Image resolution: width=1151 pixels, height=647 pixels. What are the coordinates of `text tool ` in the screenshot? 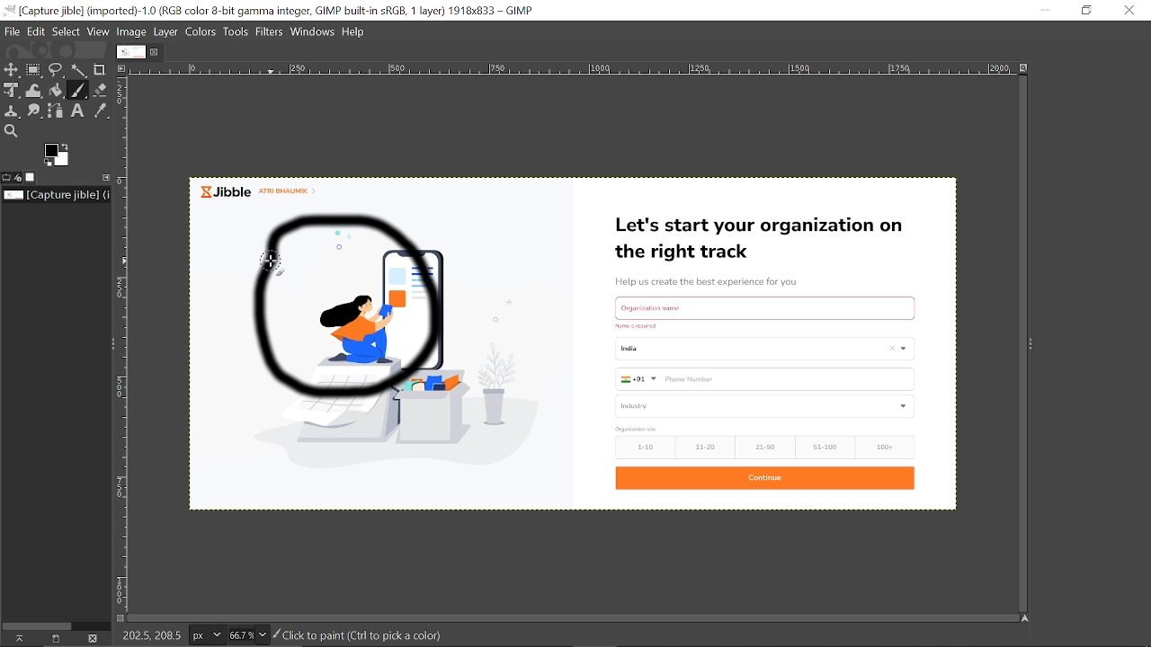 It's located at (79, 111).